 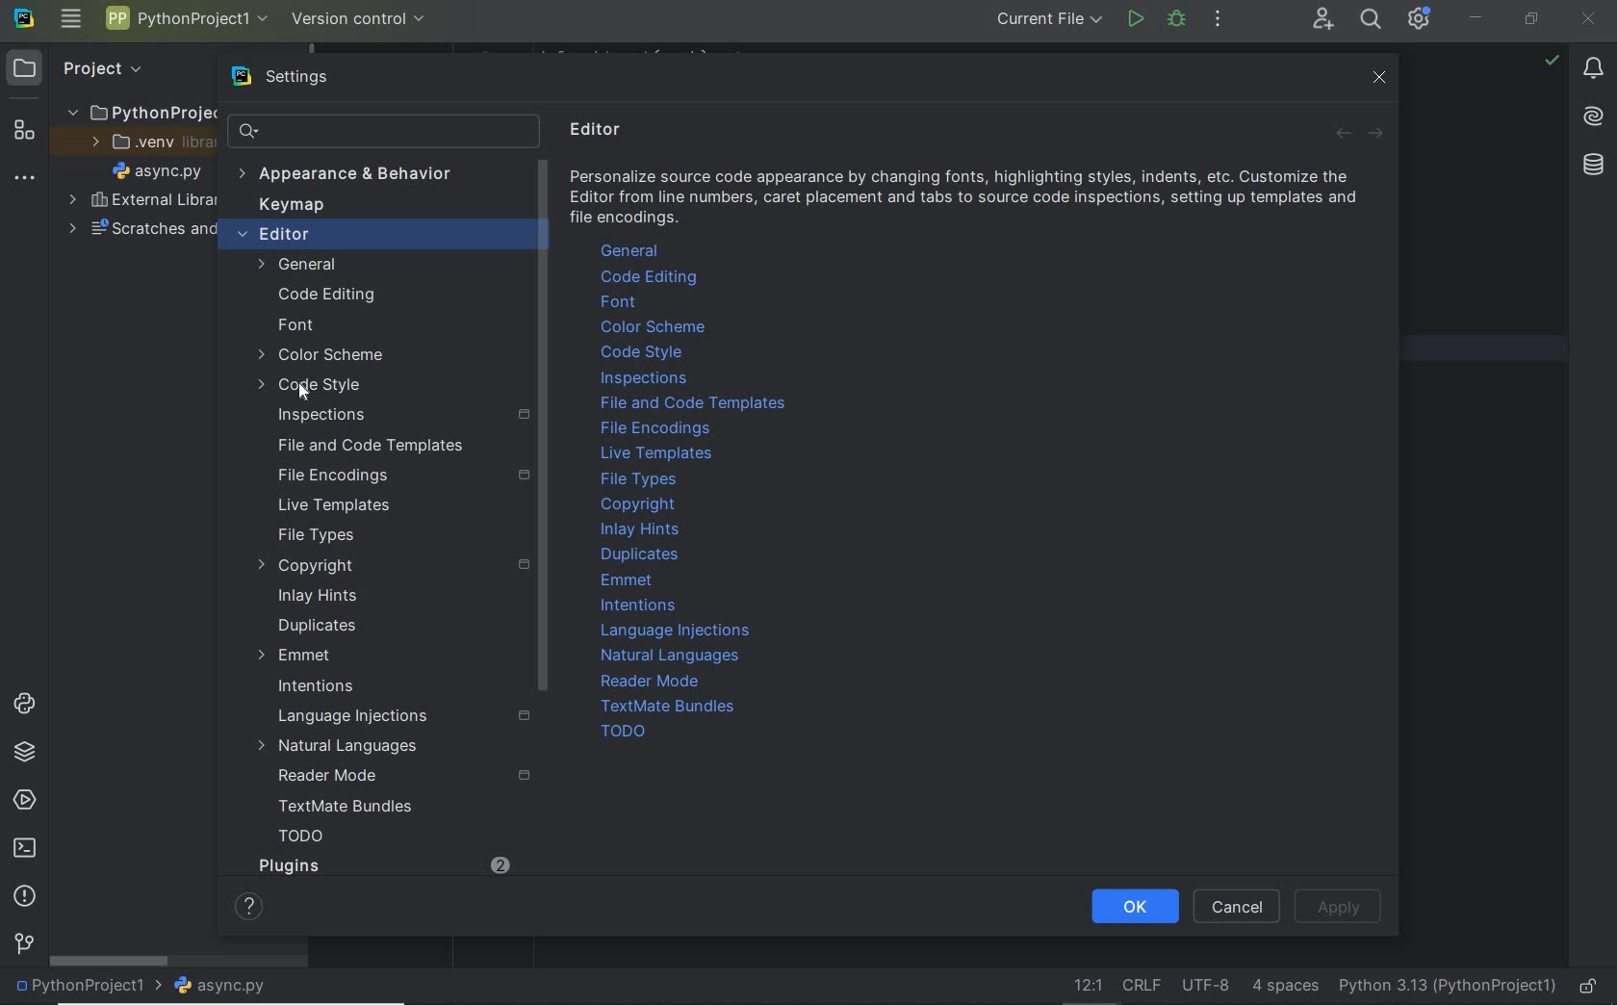 I want to click on Back, so click(x=1346, y=137).